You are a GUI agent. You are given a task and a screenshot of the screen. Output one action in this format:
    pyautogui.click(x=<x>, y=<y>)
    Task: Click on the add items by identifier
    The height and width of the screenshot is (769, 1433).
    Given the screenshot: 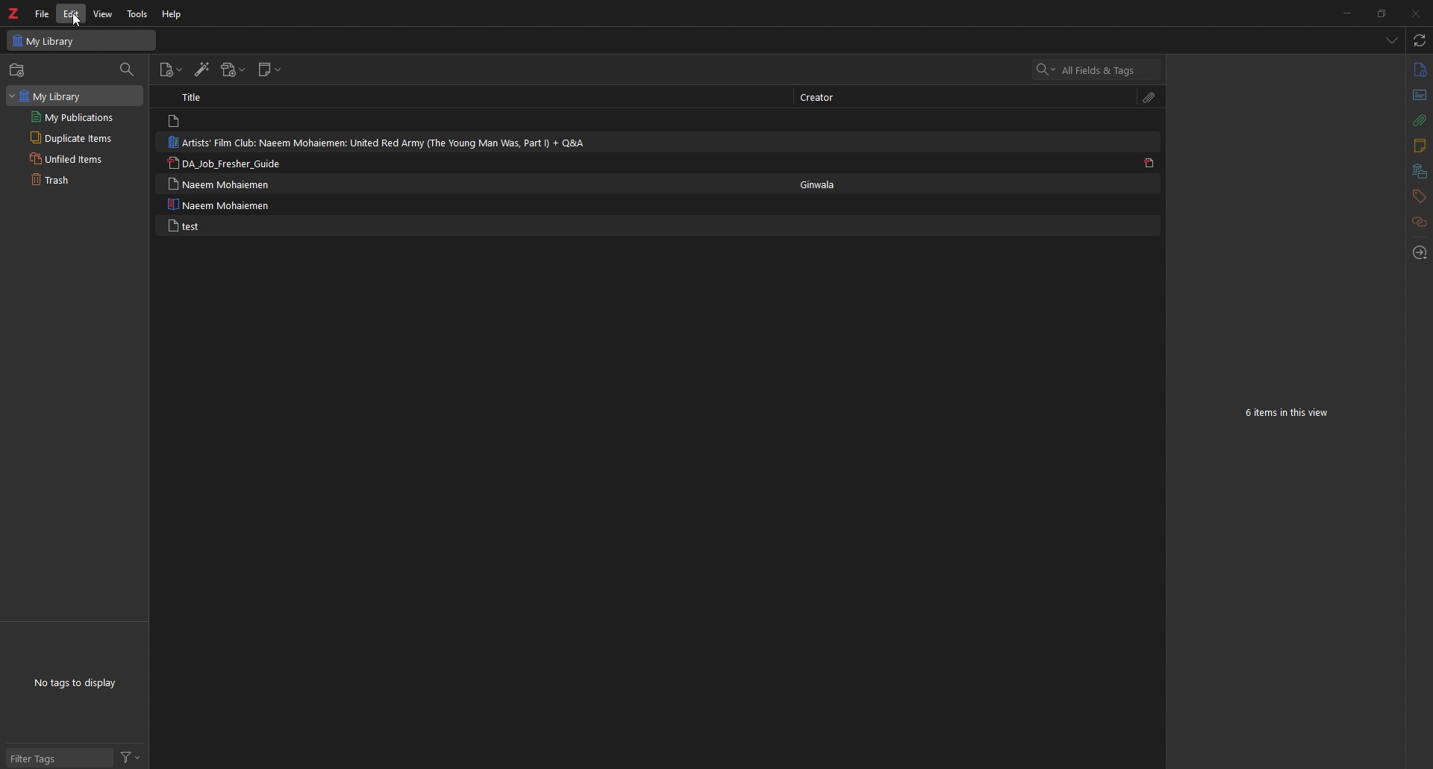 What is the action you would take?
    pyautogui.click(x=202, y=71)
    